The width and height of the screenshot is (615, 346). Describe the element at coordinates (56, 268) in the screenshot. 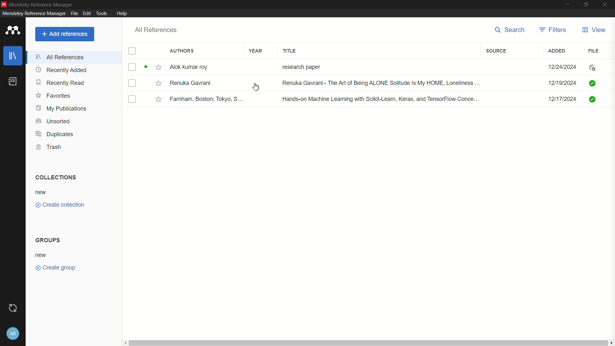

I see `create group` at that location.